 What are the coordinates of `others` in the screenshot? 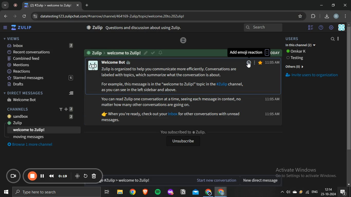 It's located at (295, 66).